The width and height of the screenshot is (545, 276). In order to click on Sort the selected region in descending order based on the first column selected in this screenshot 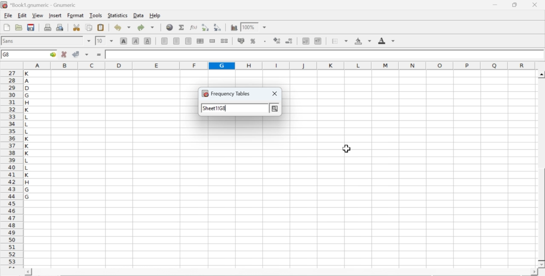, I will do `click(218, 26)`.